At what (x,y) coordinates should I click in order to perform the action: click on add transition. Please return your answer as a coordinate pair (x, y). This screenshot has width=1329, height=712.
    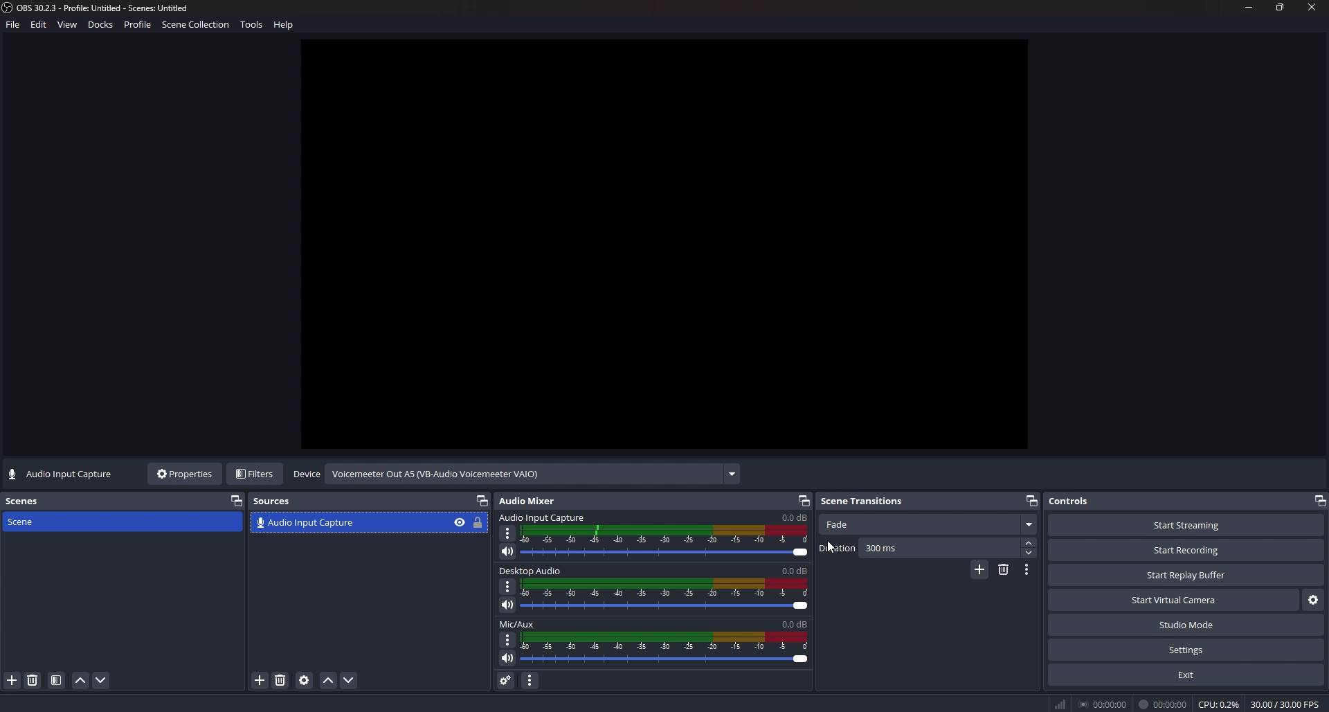
    Looking at the image, I should click on (979, 571).